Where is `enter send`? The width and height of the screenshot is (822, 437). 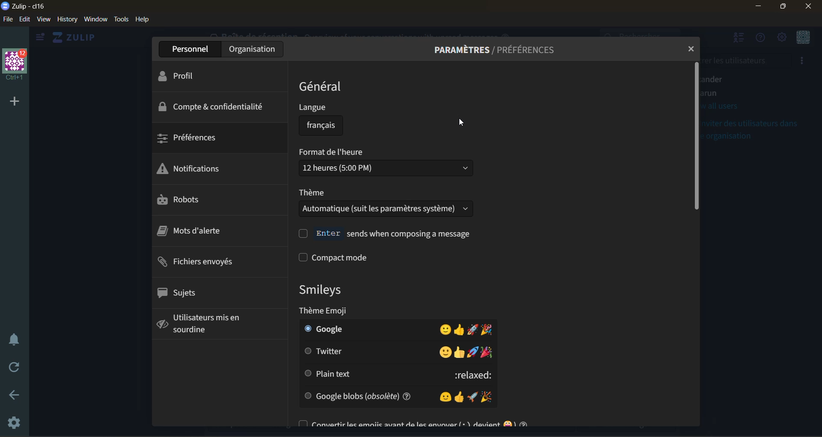 enter send is located at coordinates (384, 233).